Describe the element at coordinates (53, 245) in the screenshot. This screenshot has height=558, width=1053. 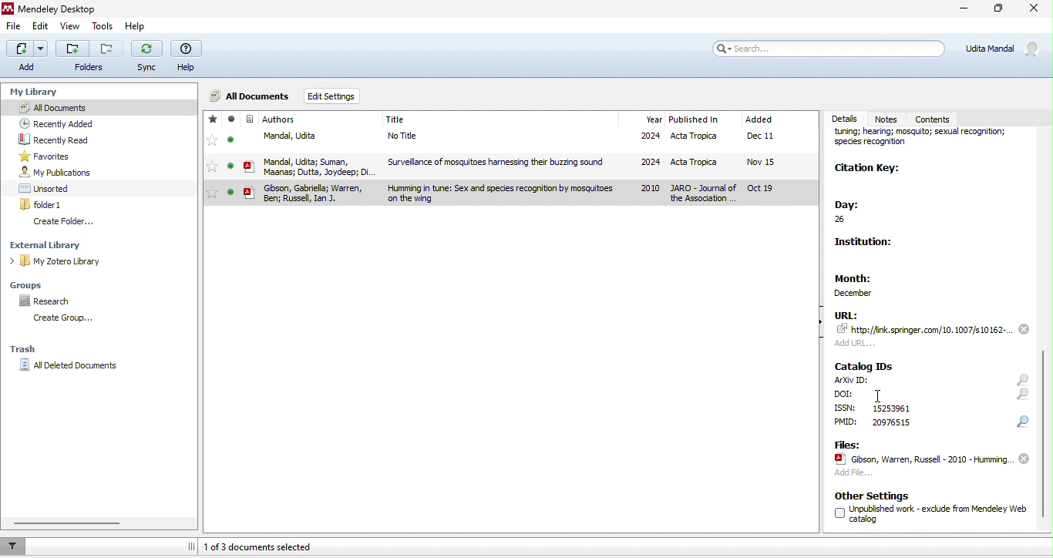
I see `external library` at that location.